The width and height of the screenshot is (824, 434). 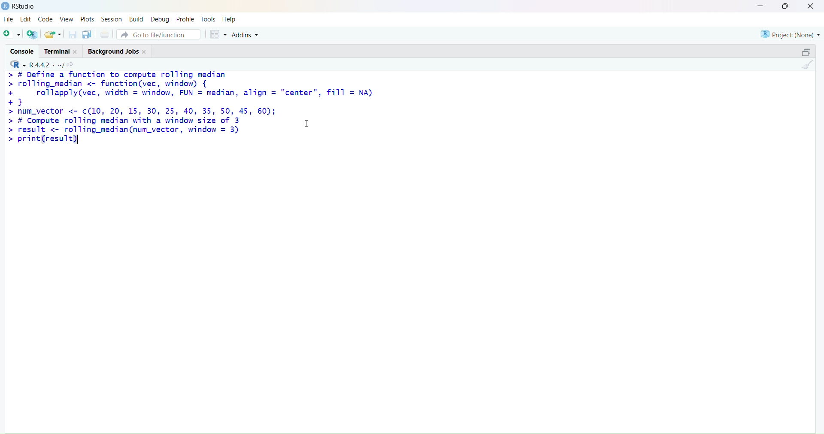 I want to click on addins, so click(x=245, y=35).